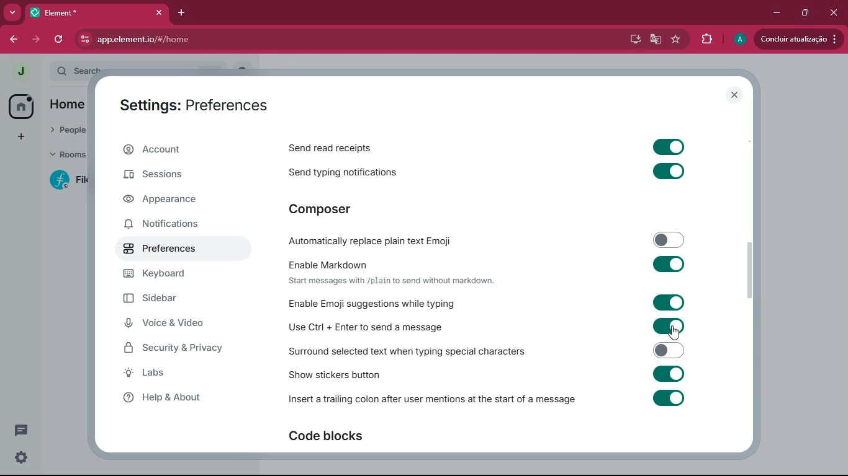 This screenshot has height=476, width=848. Describe the element at coordinates (739, 39) in the screenshot. I see `profile` at that location.